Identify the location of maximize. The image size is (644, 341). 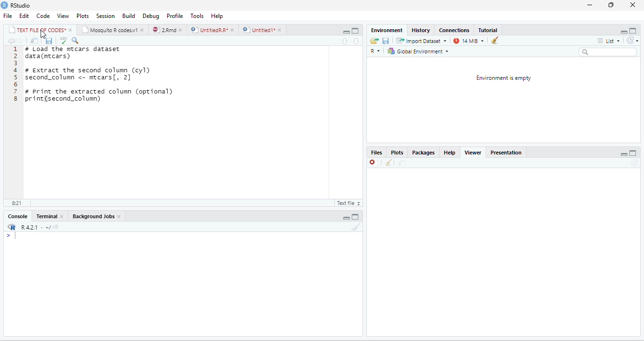
(347, 30).